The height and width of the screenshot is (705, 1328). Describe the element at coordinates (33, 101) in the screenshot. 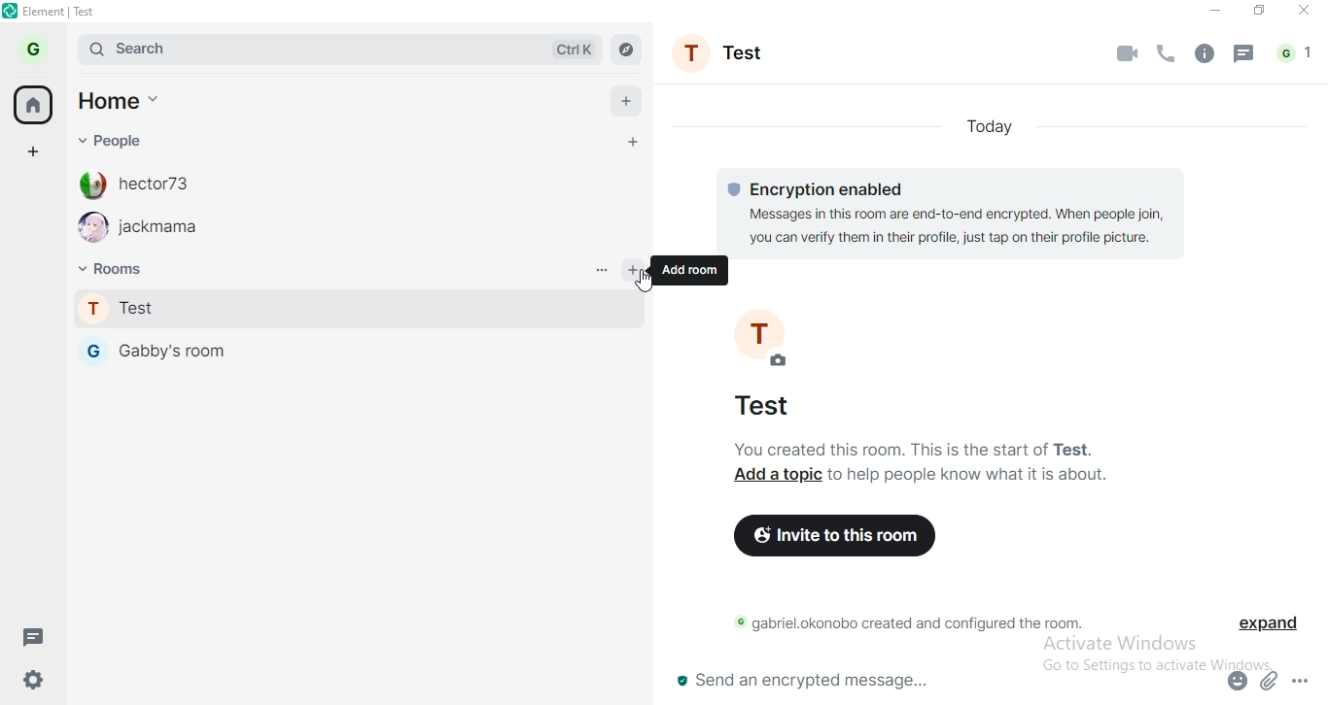

I see `home` at that location.